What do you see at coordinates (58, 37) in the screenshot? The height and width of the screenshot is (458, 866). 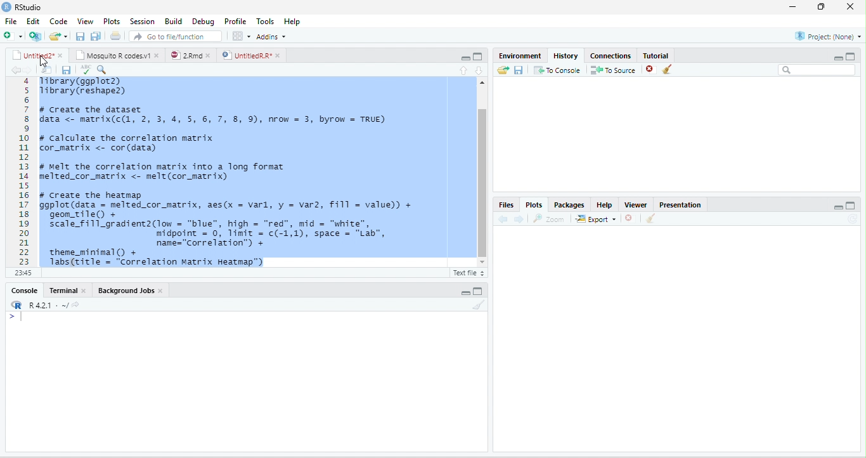 I see `end file` at bounding box center [58, 37].